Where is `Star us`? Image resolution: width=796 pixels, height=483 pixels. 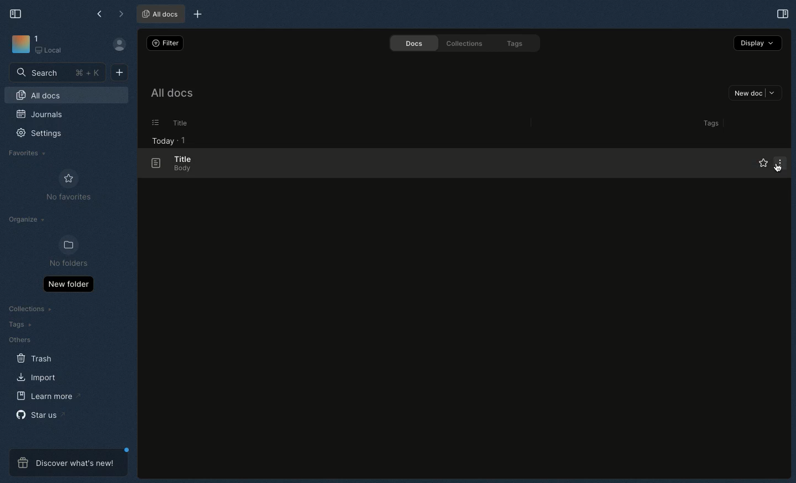 Star us is located at coordinates (39, 414).